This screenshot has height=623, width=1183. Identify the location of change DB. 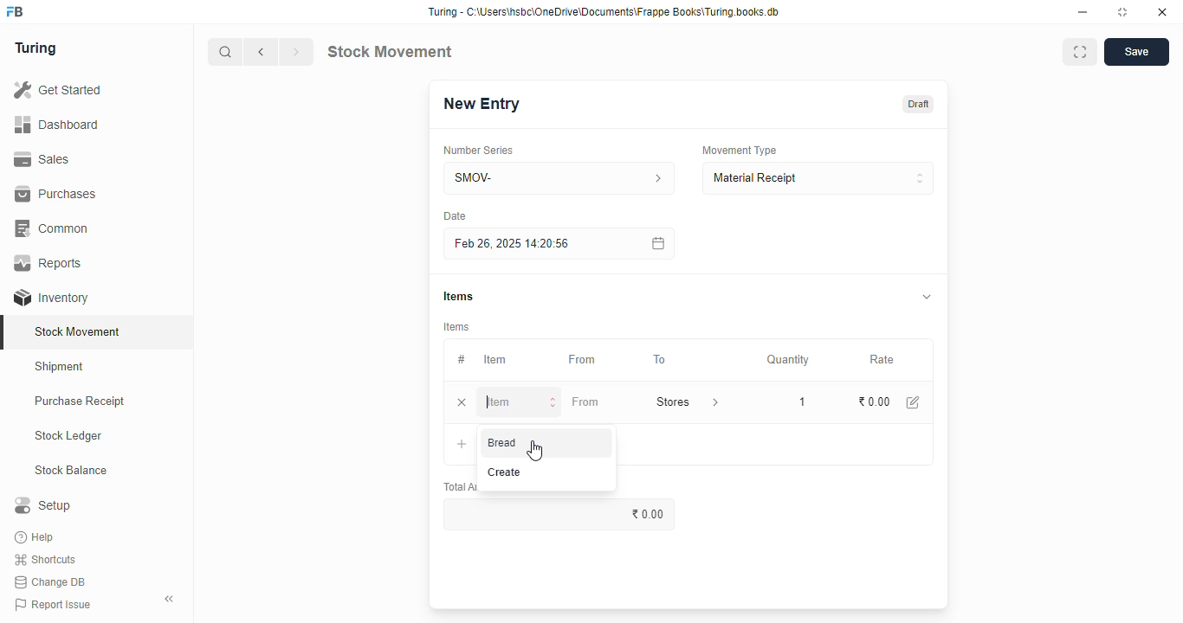
(50, 582).